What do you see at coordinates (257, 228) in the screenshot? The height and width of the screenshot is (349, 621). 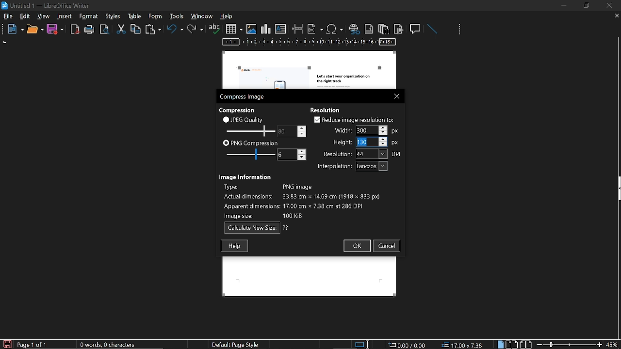 I see `calculate new size` at bounding box center [257, 228].